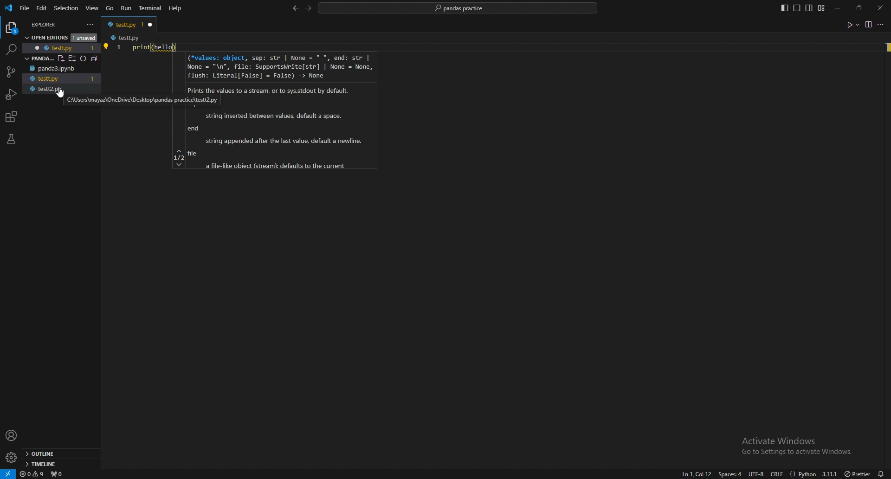 The height and width of the screenshot is (479, 891). Describe the element at coordinates (127, 8) in the screenshot. I see `run` at that location.